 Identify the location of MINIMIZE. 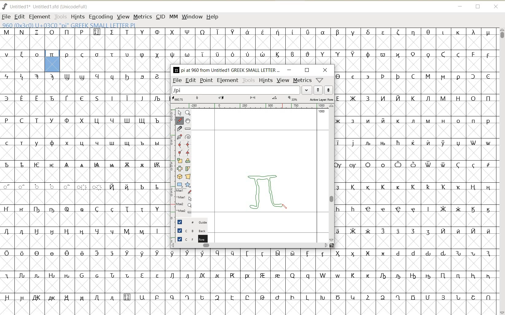
(460, 6).